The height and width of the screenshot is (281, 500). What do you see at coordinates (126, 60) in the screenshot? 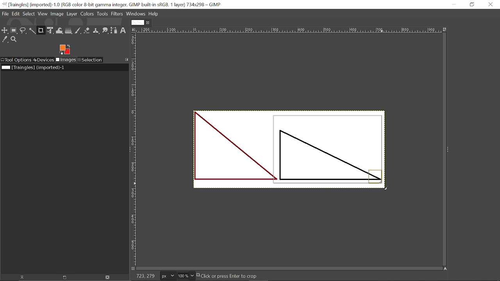
I see `Configure this tab` at bounding box center [126, 60].